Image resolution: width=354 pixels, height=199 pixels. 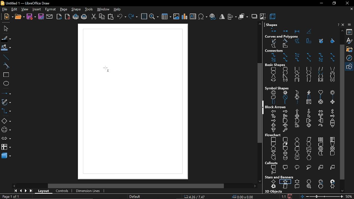 What do you see at coordinates (41, 17) in the screenshot?
I see `save as` at bounding box center [41, 17].